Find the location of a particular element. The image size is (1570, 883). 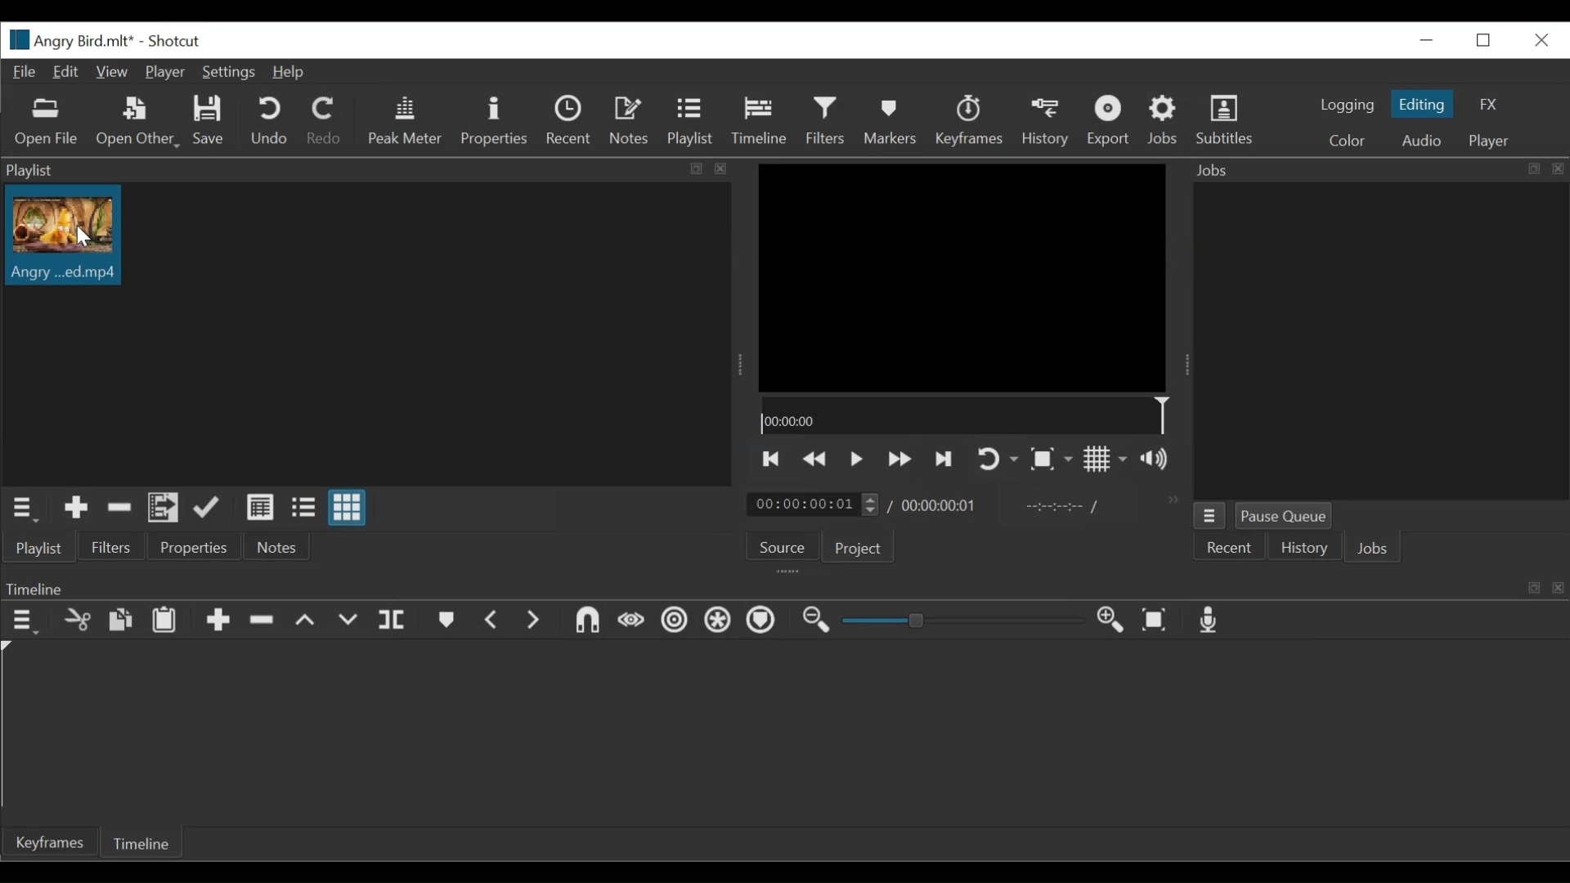

Toggle grid display on player is located at coordinates (1106, 460).